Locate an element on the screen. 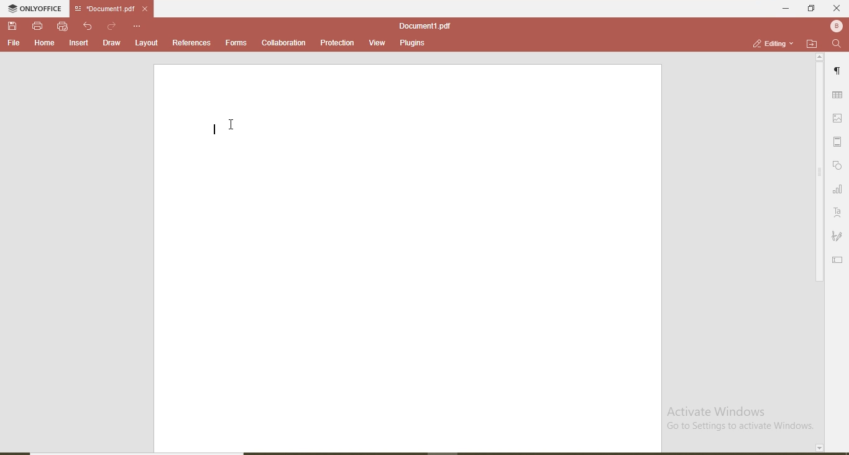 This screenshot has height=455, width=849. edit text is located at coordinates (839, 259).